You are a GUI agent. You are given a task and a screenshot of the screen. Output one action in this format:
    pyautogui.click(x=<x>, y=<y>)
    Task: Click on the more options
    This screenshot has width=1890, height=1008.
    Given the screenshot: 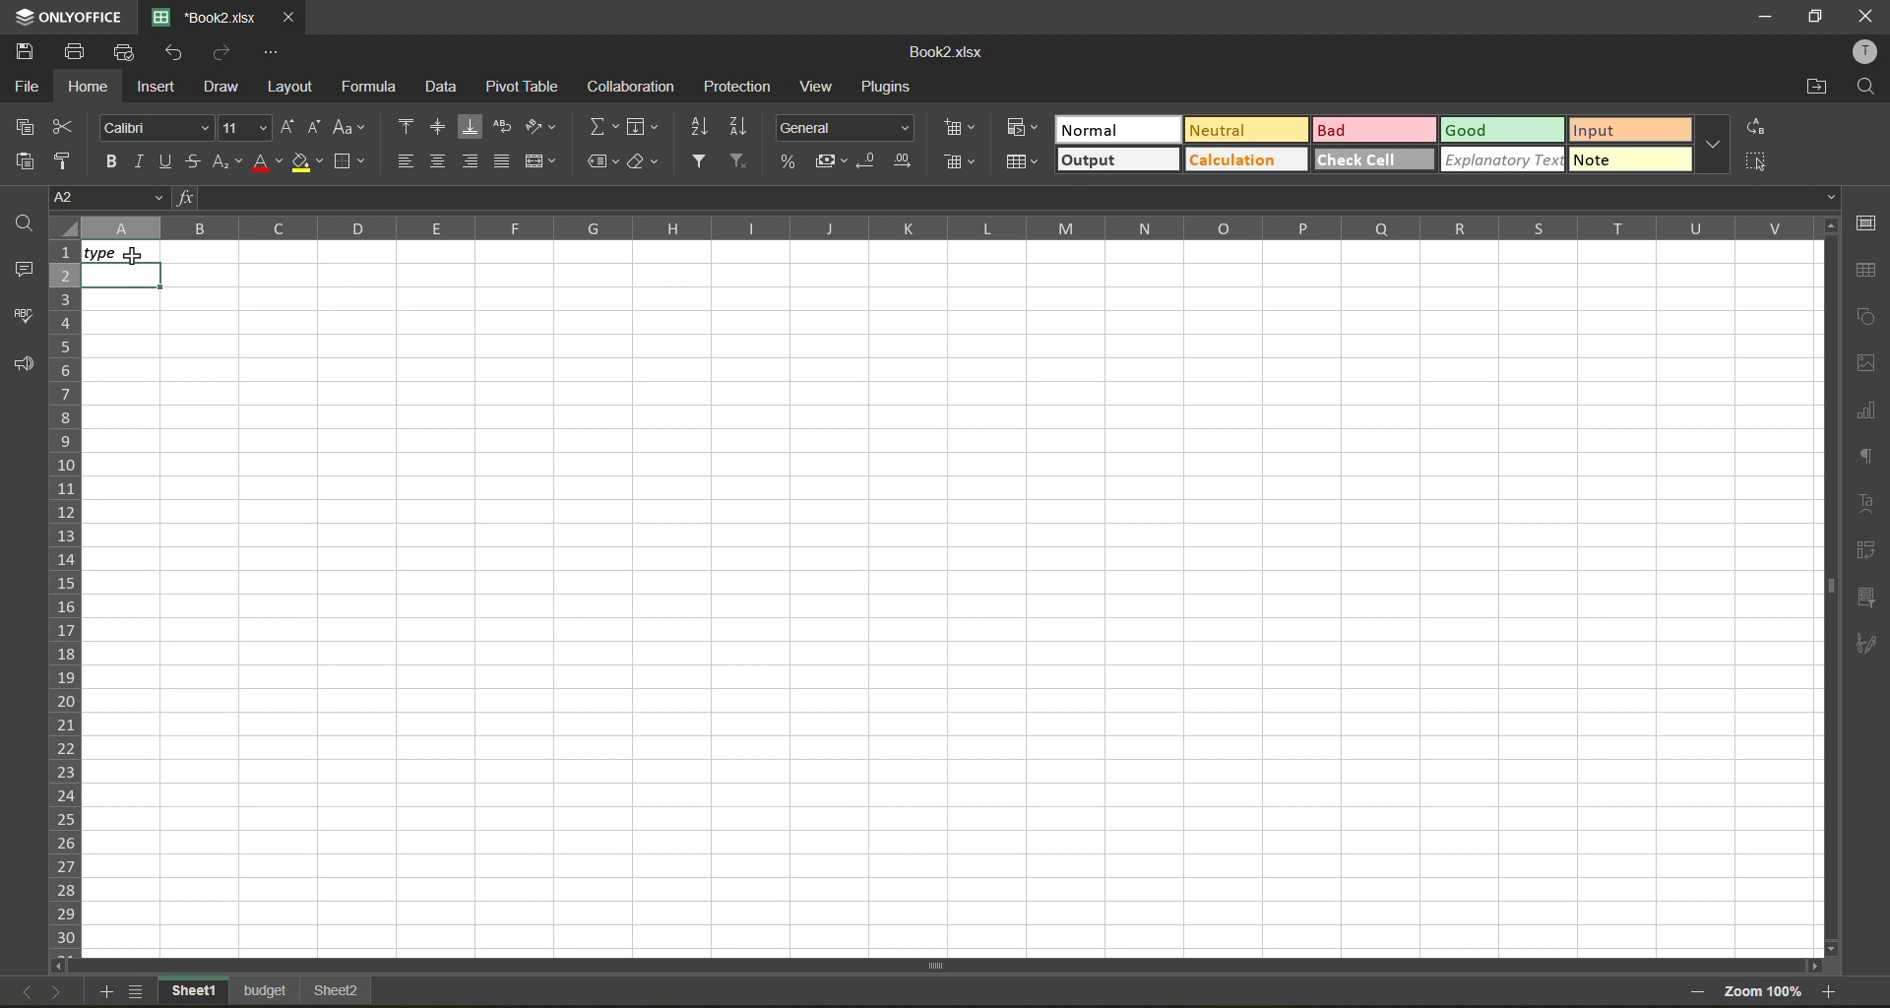 What is the action you would take?
    pyautogui.click(x=1716, y=144)
    